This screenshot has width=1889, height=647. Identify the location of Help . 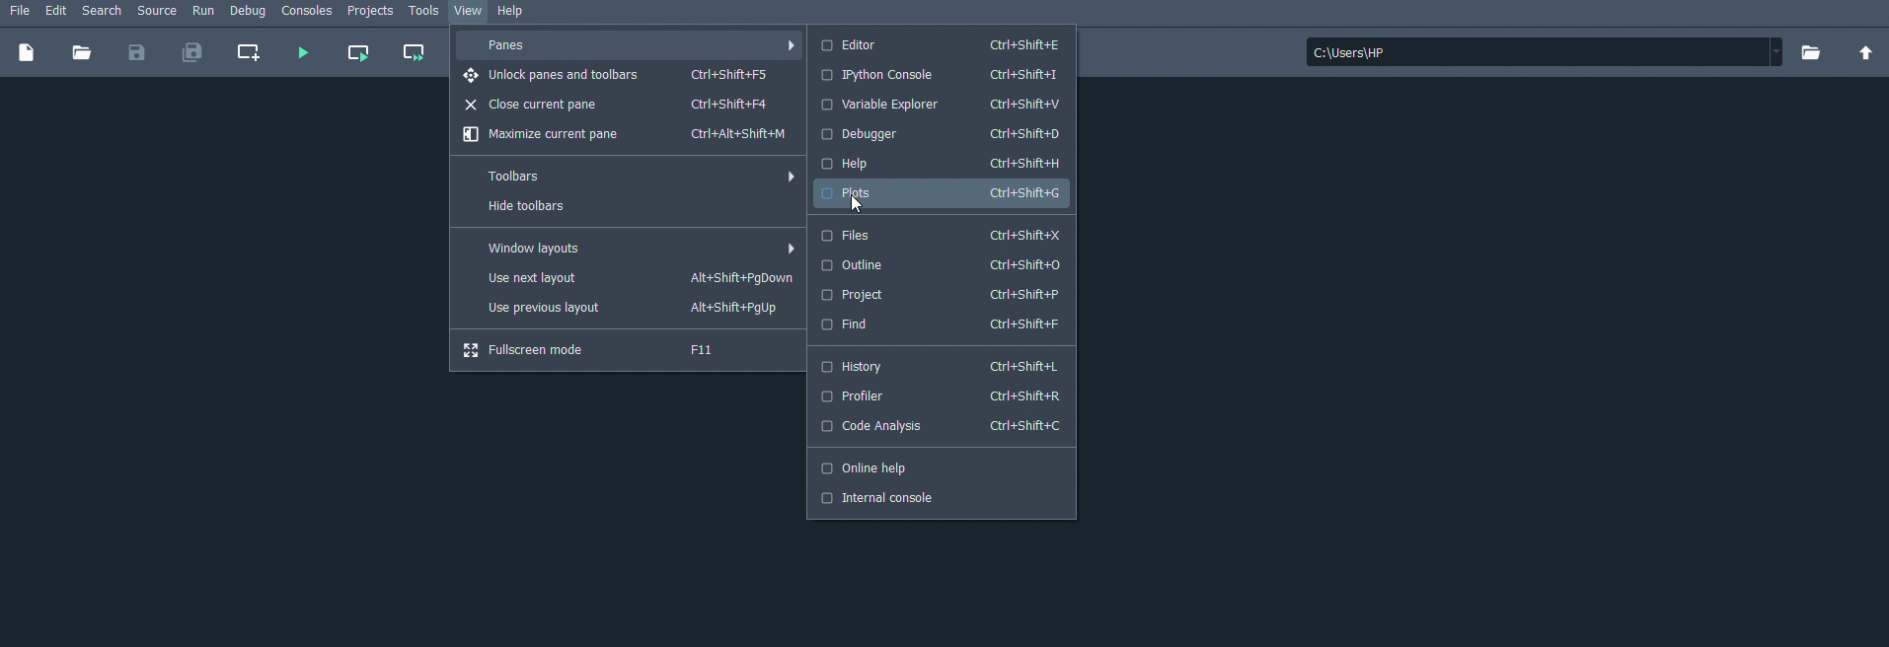
(942, 165).